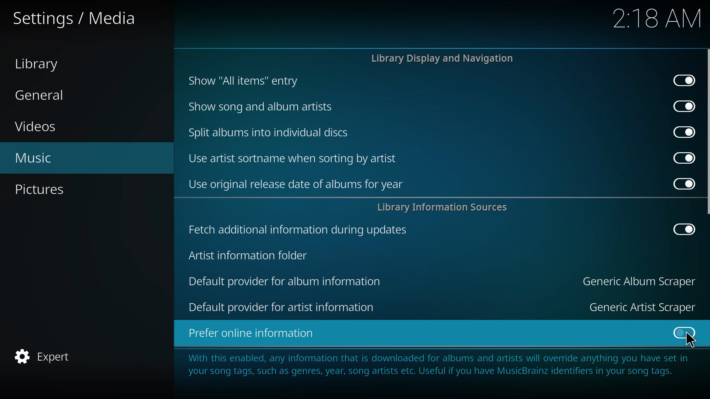 The image size is (710, 399). Describe the element at coordinates (443, 207) in the screenshot. I see `library info sources` at that location.